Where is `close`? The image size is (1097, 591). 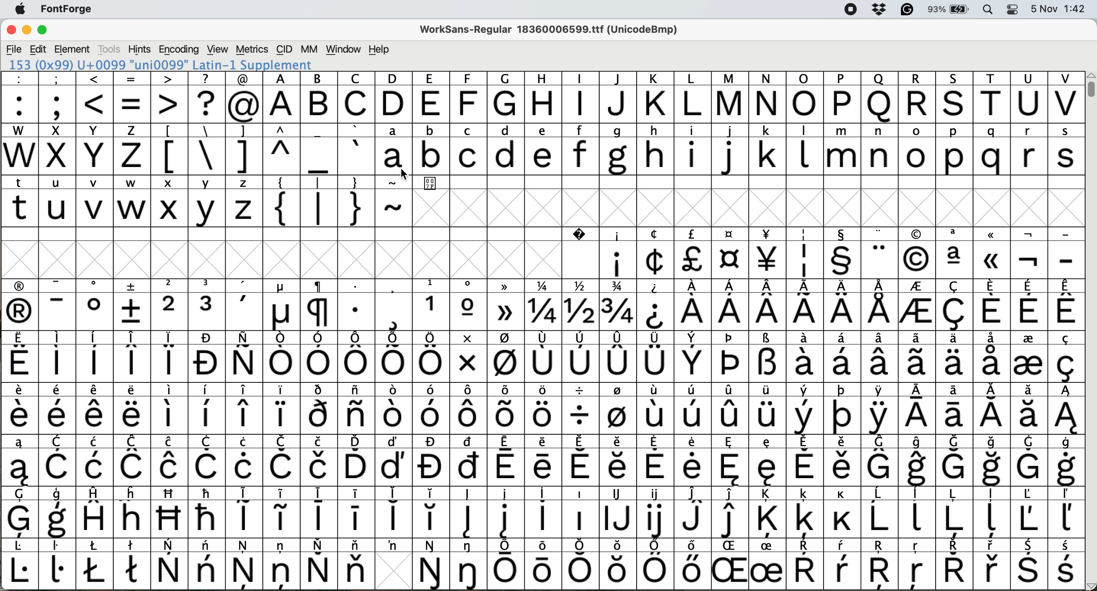
close is located at coordinates (11, 31).